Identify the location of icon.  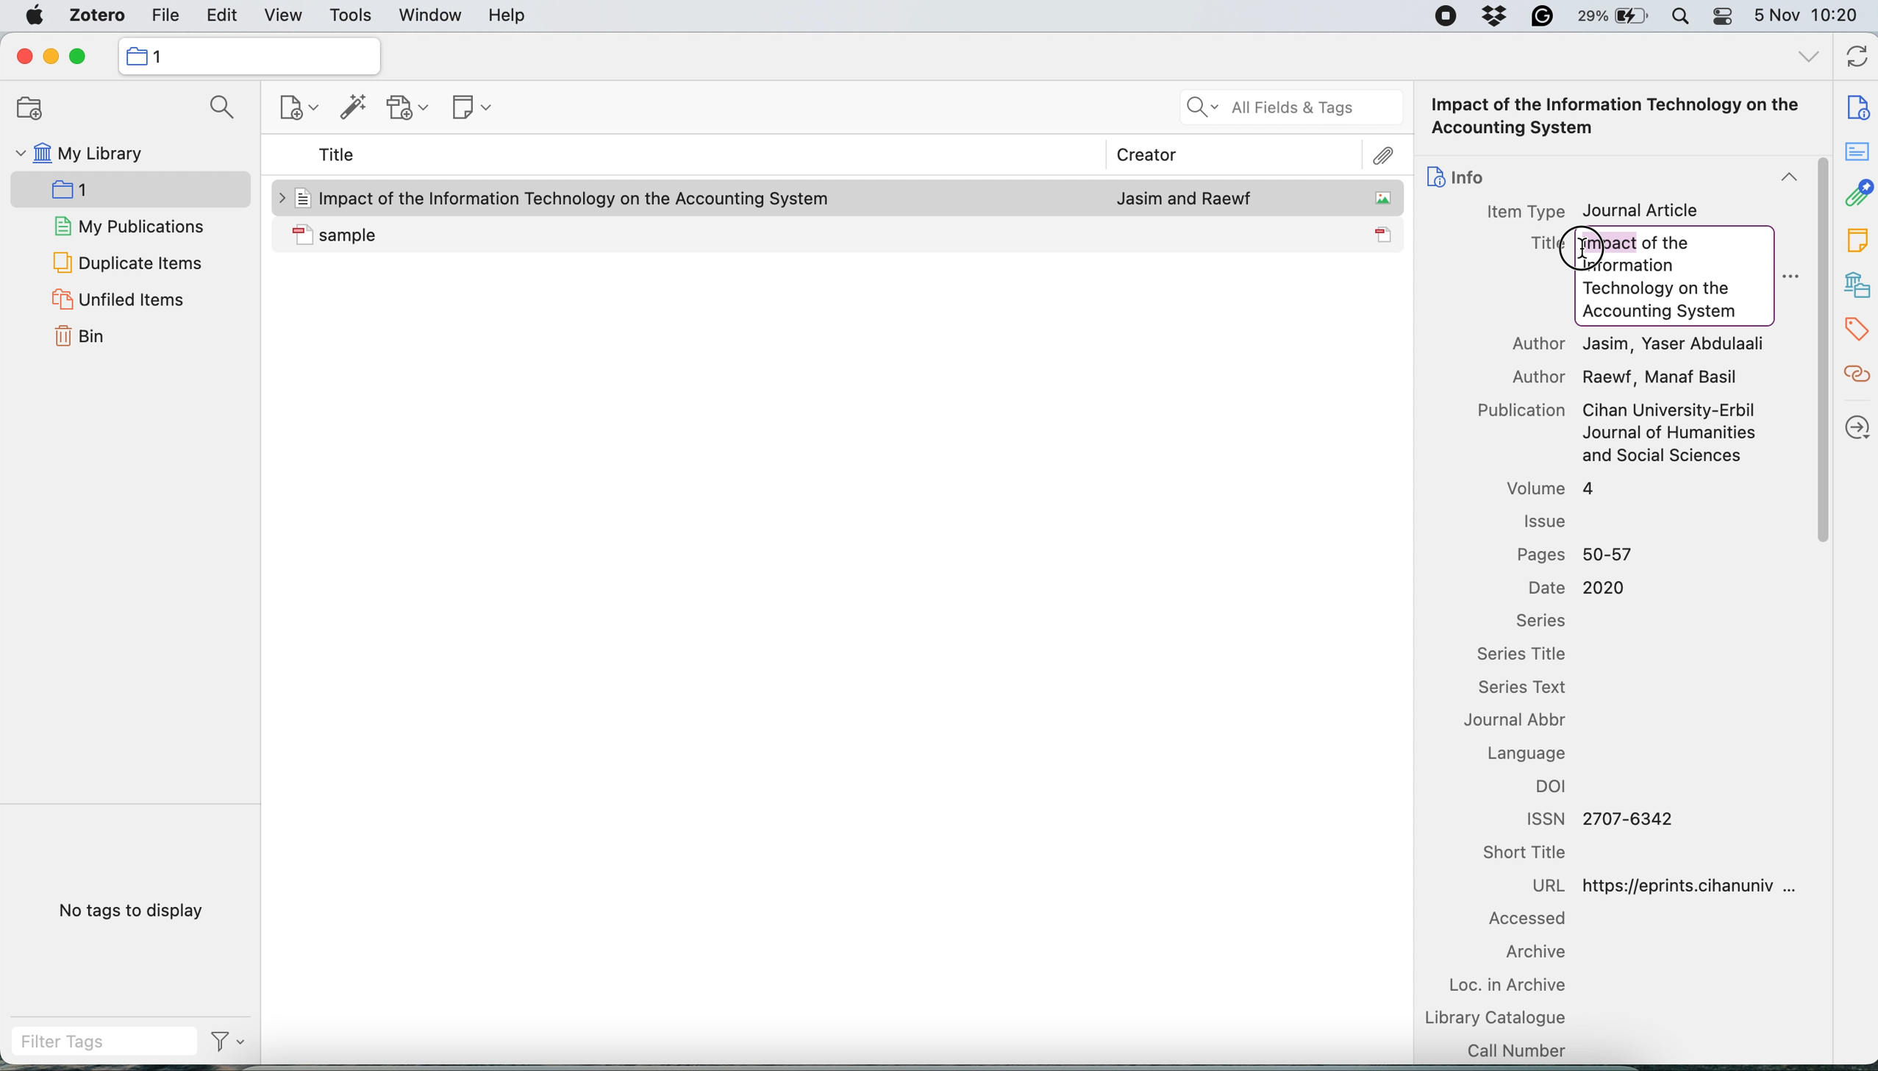
(135, 56).